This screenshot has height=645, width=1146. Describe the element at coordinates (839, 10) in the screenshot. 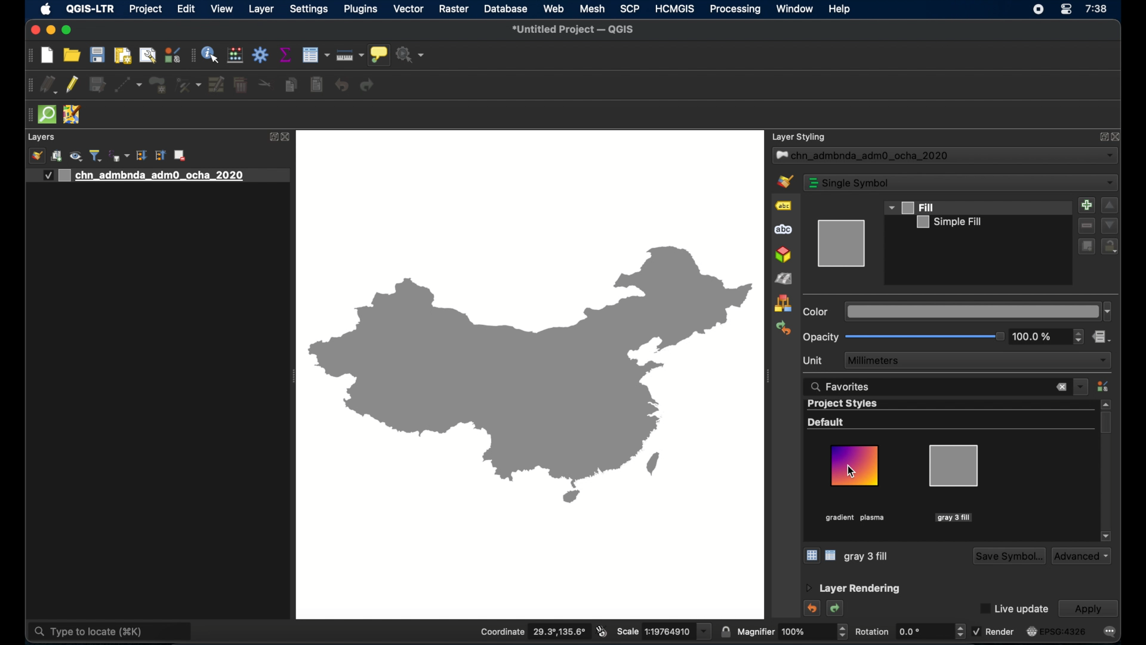

I see `help` at that location.